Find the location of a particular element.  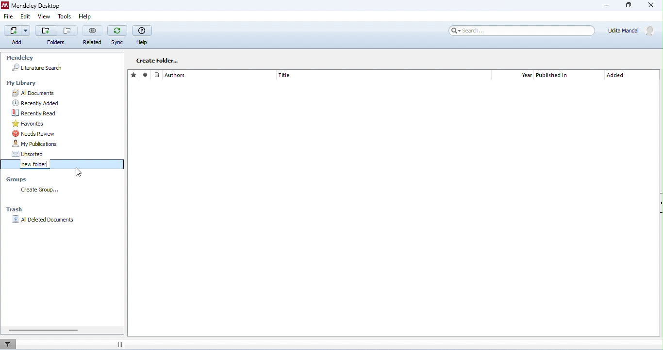

maximize is located at coordinates (628, 5).